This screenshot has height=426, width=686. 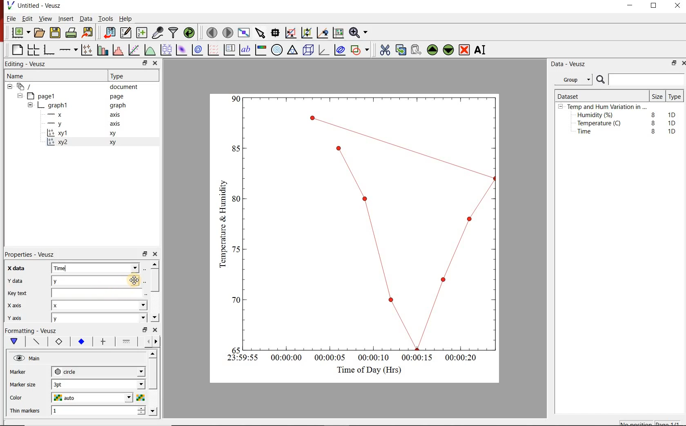 I want to click on plot a function, so click(x=151, y=51).